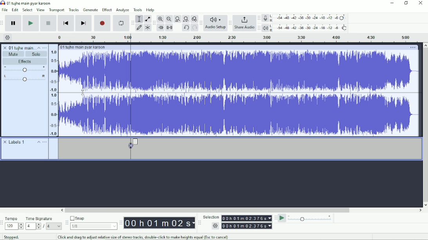 This screenshot has width=428, height=240. Describe the element at coordinates (259, 18) in the screenshot. I see `Audacity record meter toolbar` at that location.